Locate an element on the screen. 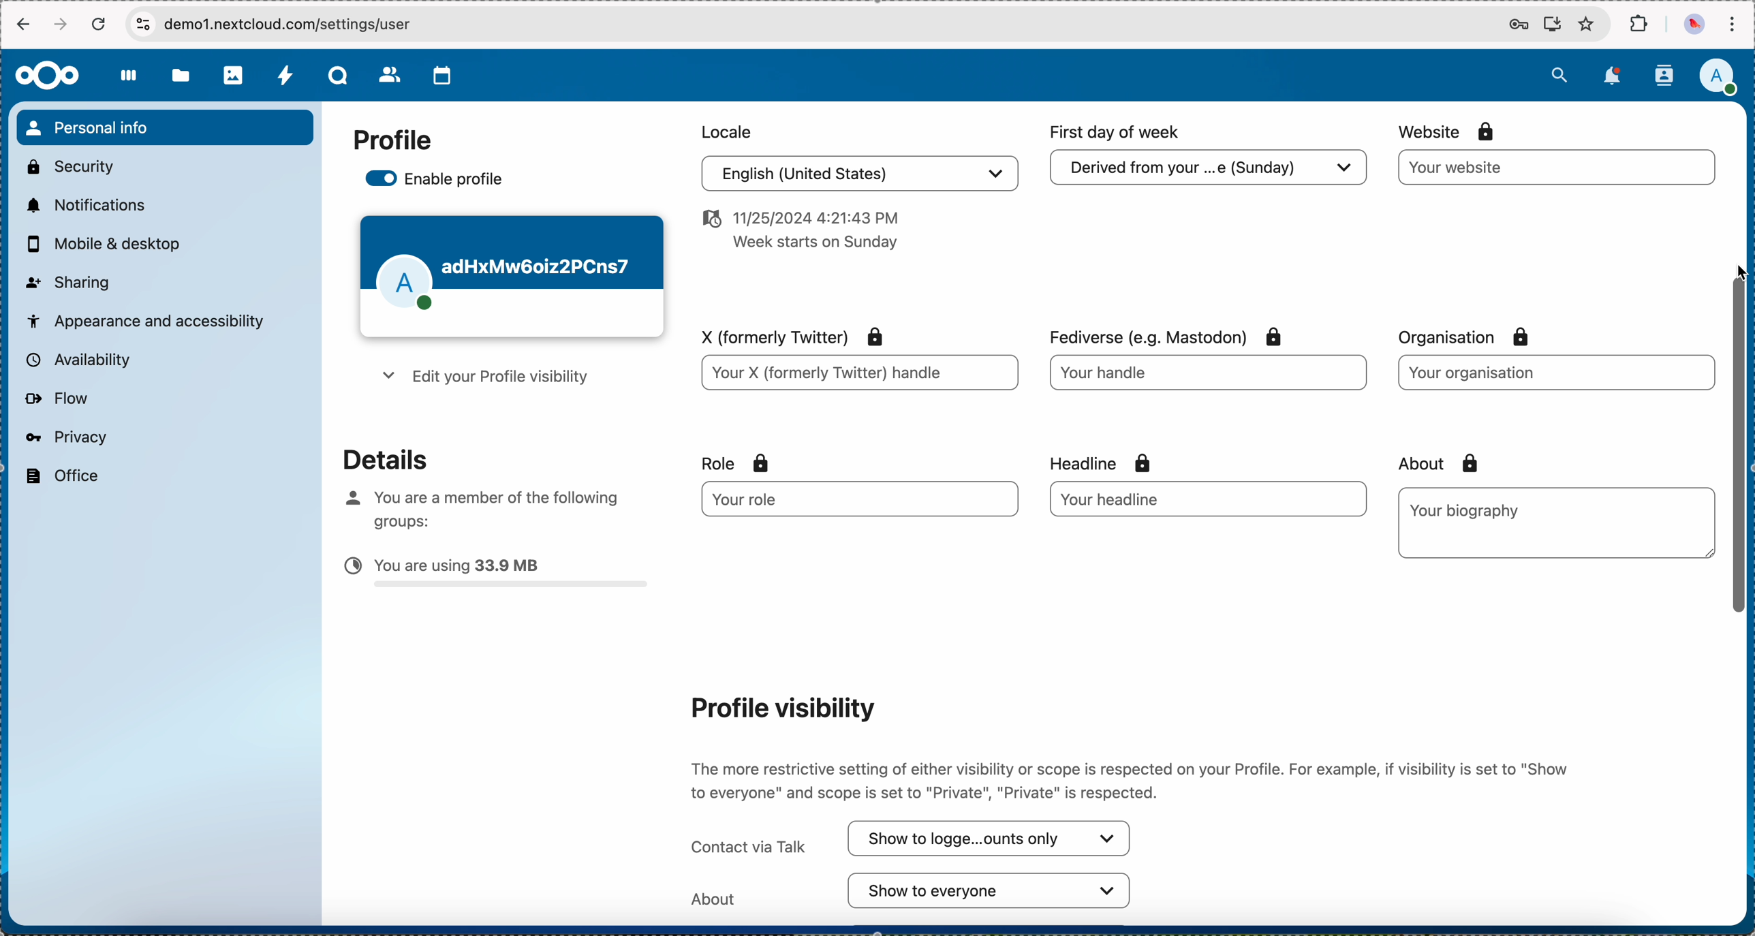  fediverse is located at coordinates (1162, 332).